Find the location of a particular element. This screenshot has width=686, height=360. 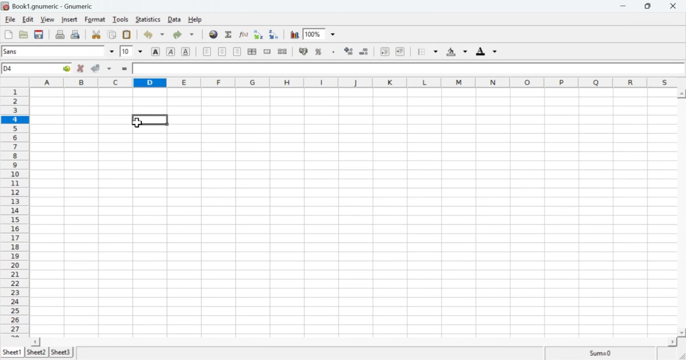

Active Cell is located at coordinates (38, 69).